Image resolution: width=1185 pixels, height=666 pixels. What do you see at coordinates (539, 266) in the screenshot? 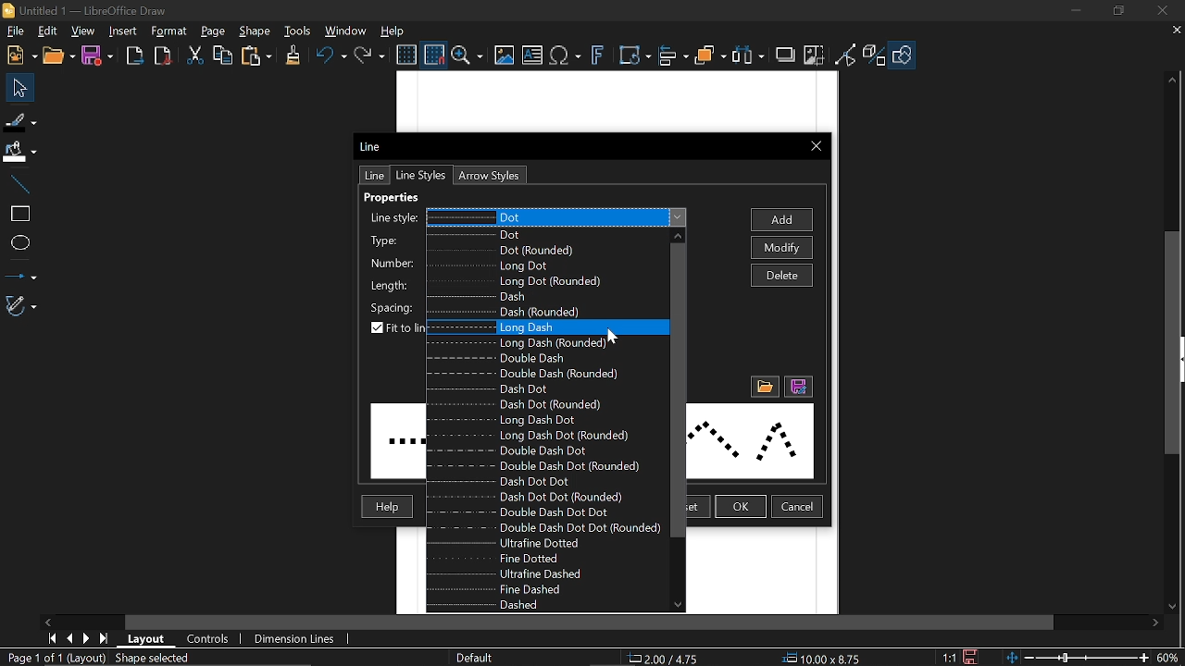
I see `Long dot` at bounding box center [539, 266].